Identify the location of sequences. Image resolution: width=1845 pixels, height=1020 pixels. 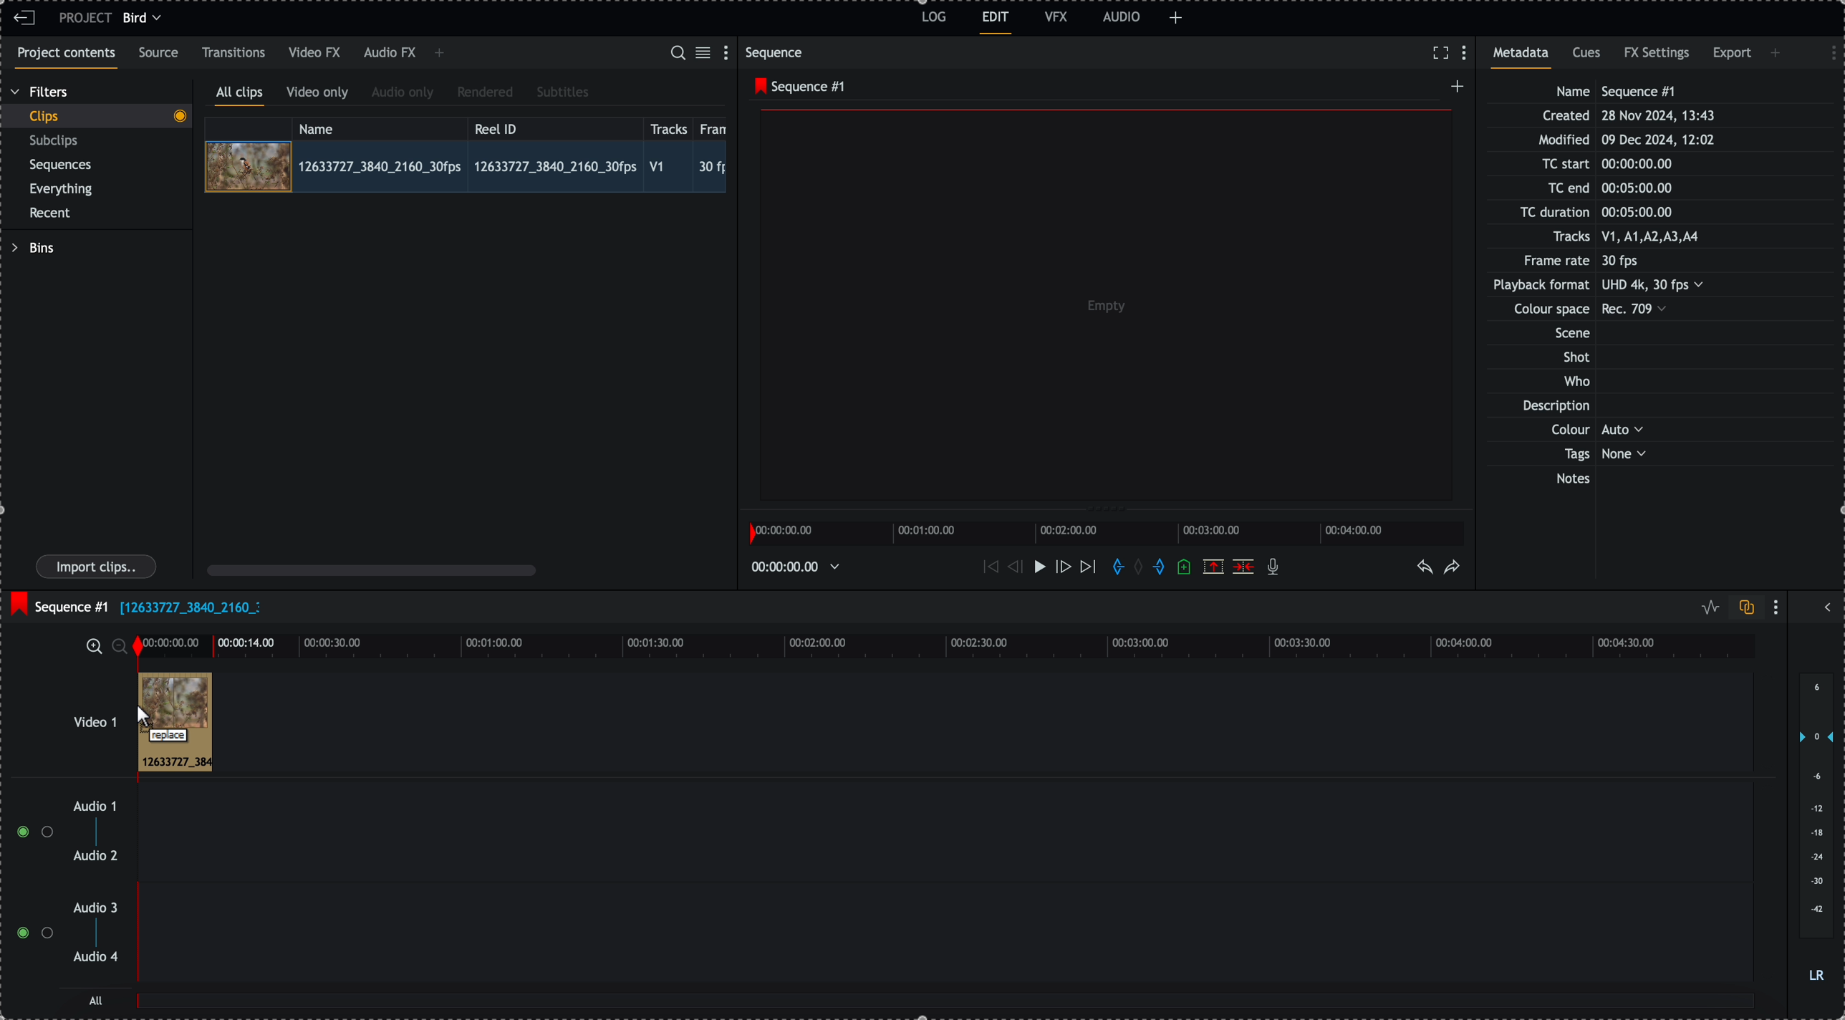
(61, 168).